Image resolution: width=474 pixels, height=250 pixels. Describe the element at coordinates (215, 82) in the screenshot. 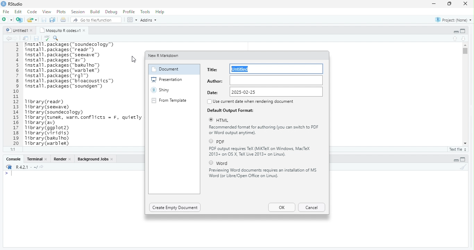

I see `Author:` at that location.